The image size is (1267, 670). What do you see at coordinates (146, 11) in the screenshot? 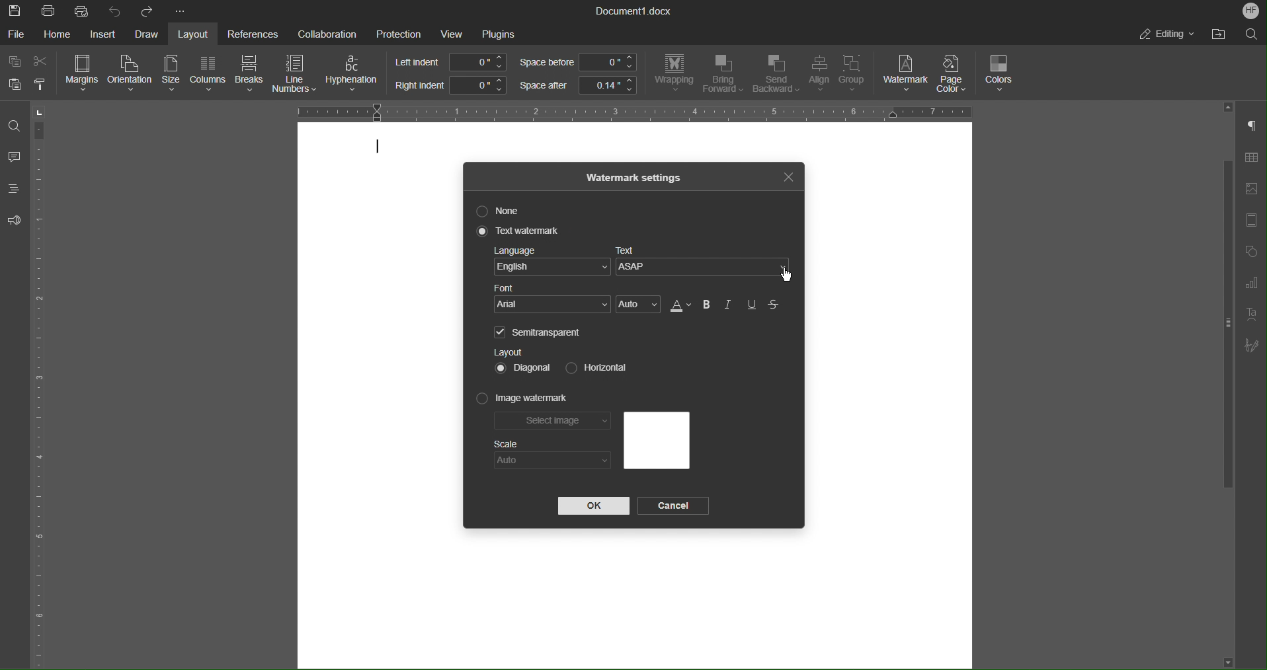
I see `Redo` at bounding box center [146, 11].